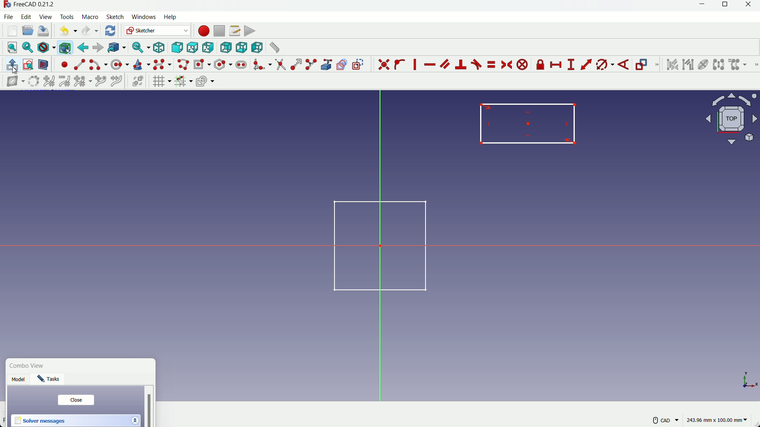 The width and height of the screenshot is (760, 427). What do you see at coordinates (29, 366) in the screenshot?
I see `Combo View` at bounding box center [29, 366].